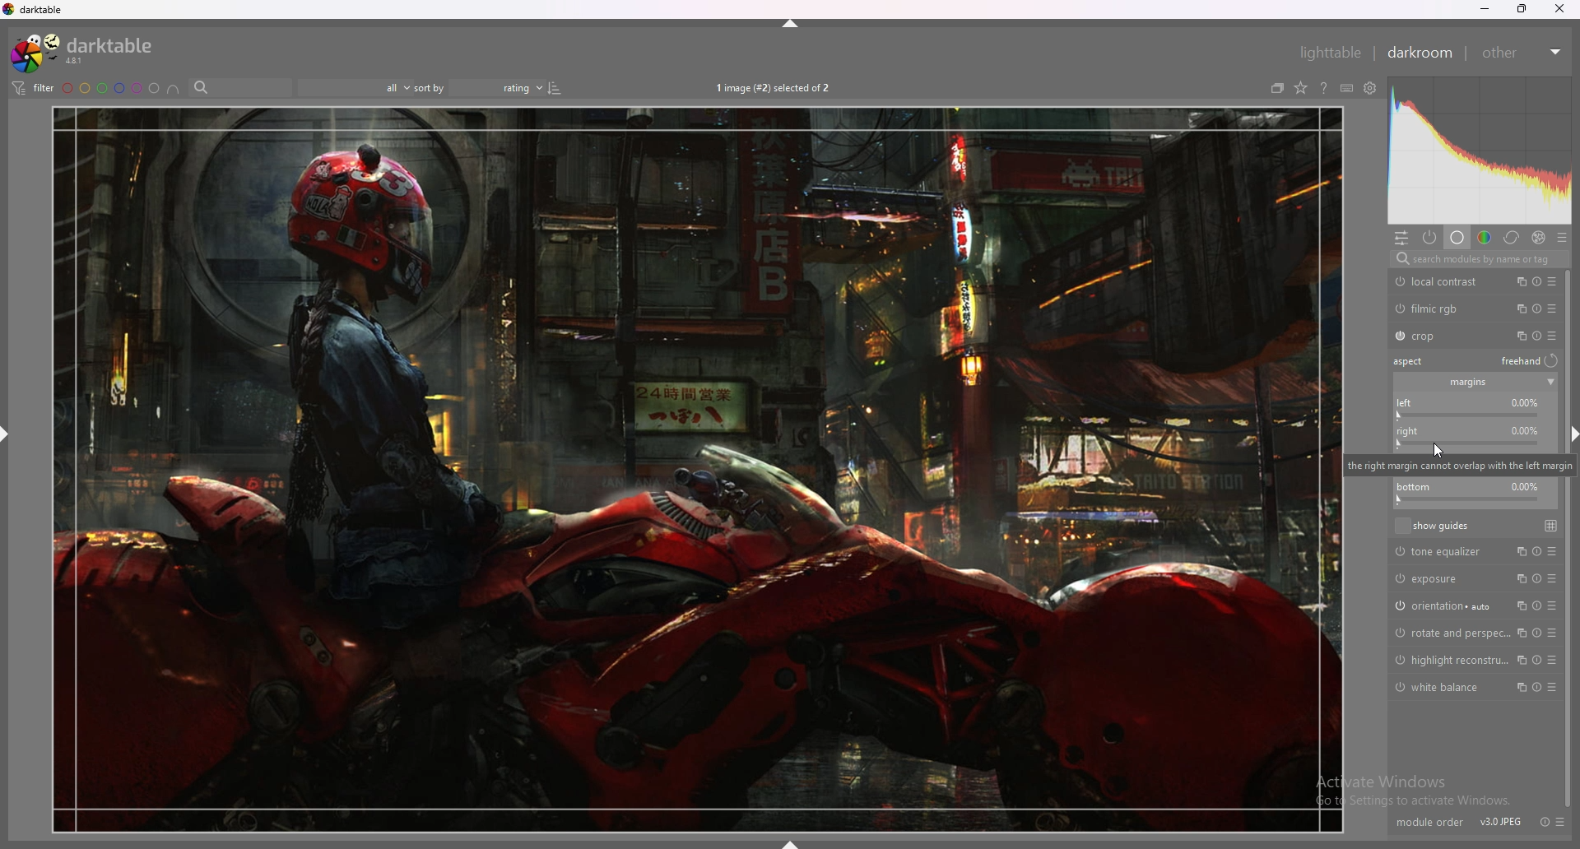  I want to click on collapse grouped images, so click(1277, 88).